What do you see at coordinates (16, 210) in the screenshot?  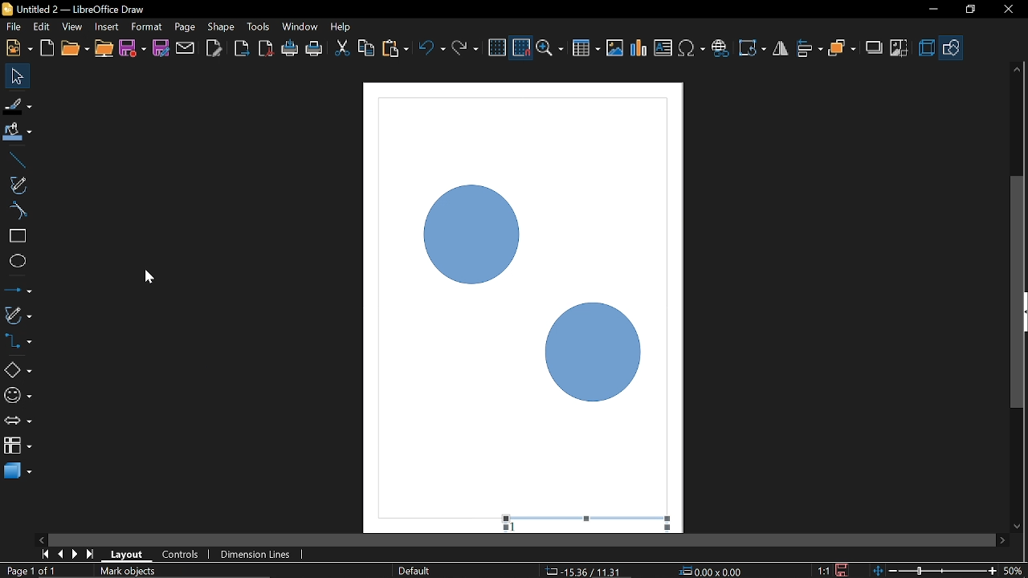 I see `curve` at bounding box center [16, 210].